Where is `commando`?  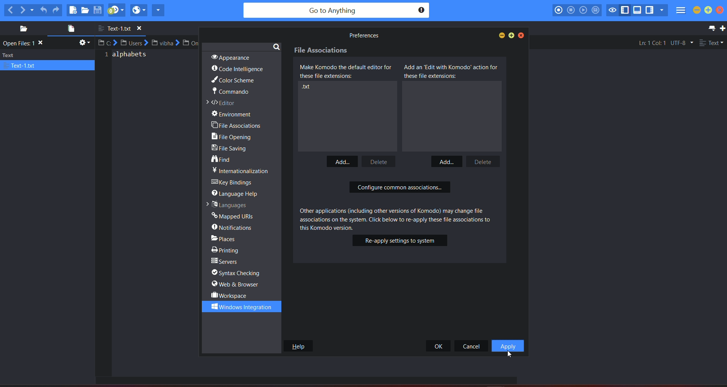 commando is located at coordinates (230, 93).